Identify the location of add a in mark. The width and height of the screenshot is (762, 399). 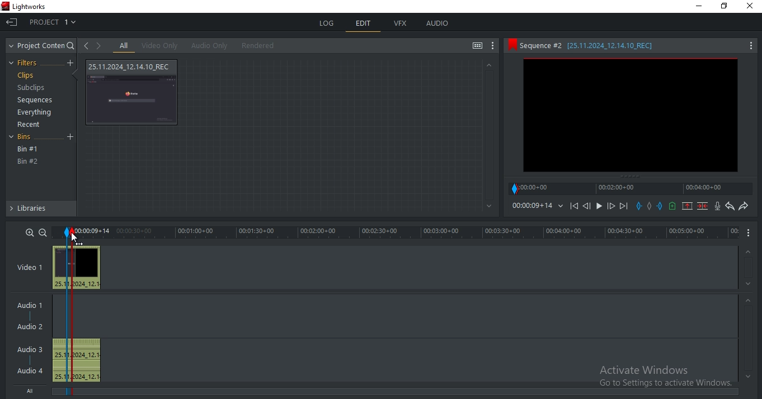
(639, 206).